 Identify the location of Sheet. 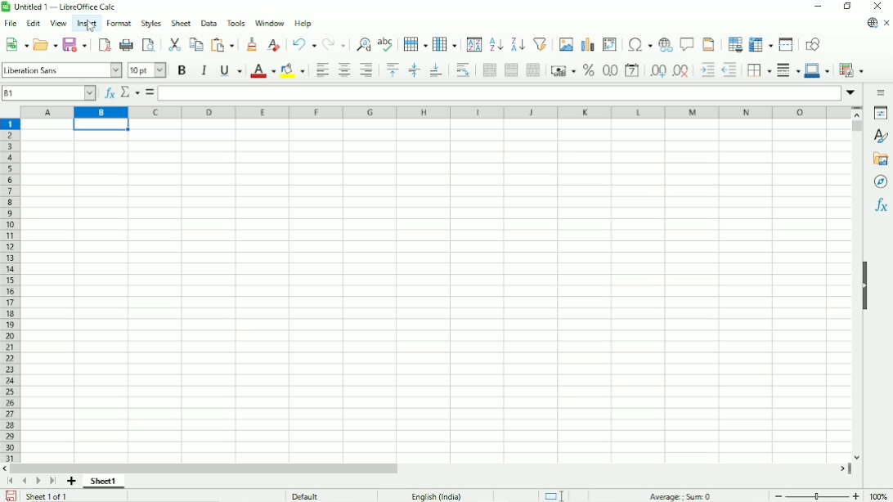
(182, 23).